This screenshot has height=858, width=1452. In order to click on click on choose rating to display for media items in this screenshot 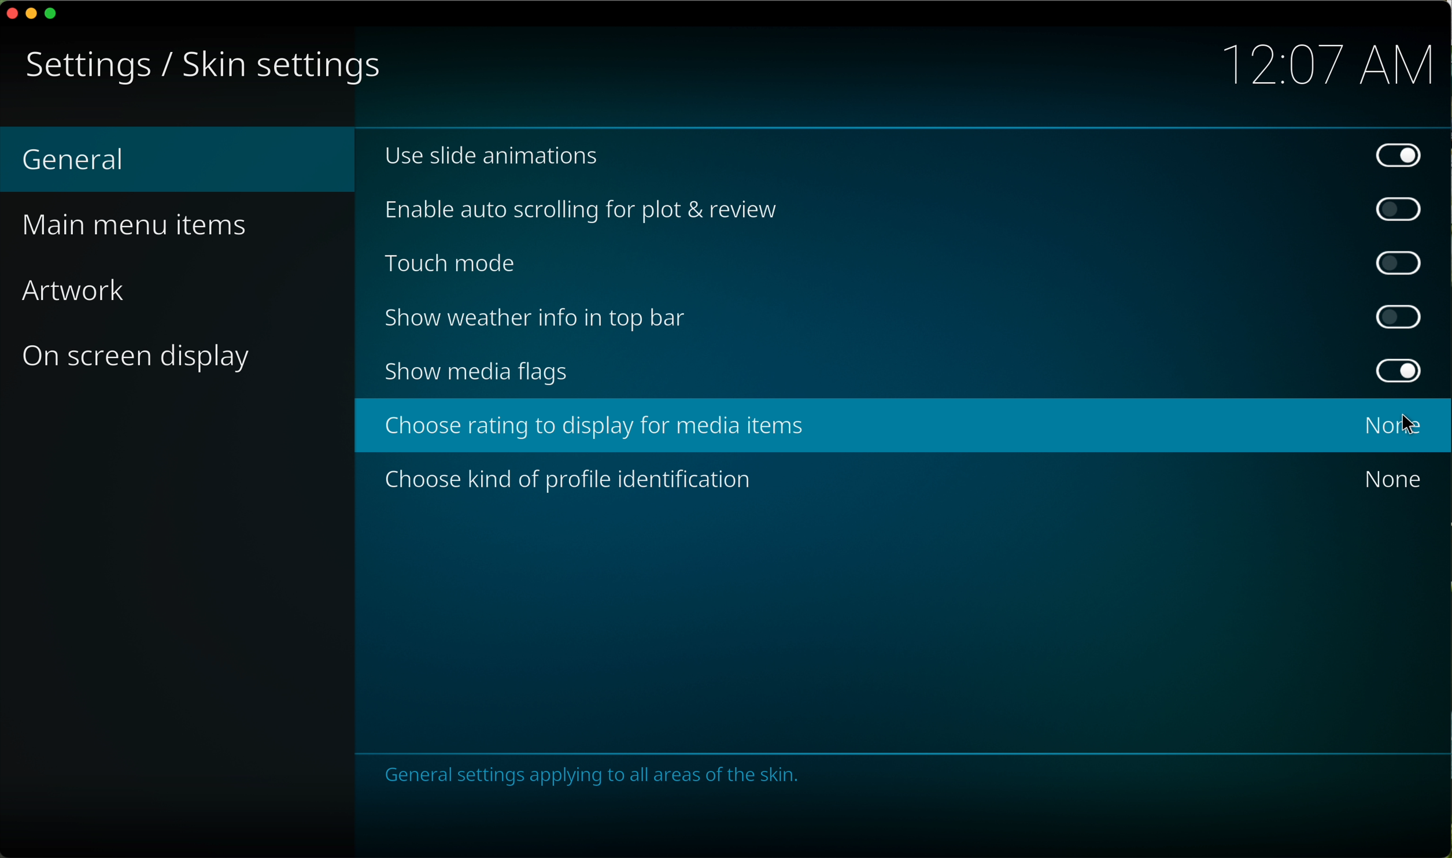, I will do `click(902, 426)`.